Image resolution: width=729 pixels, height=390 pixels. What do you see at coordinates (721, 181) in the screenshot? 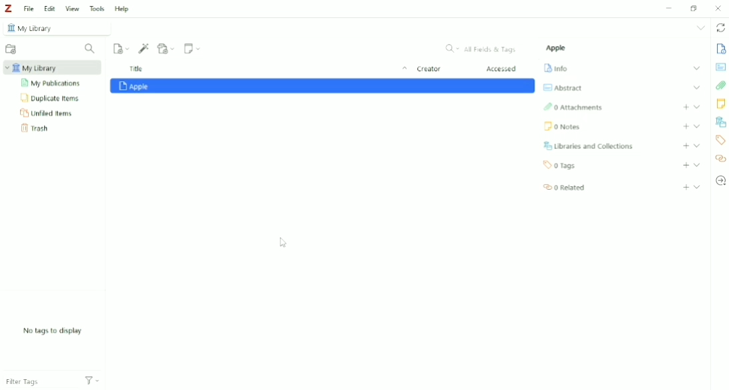
I see `Locate` at bounding box center [721, 181].